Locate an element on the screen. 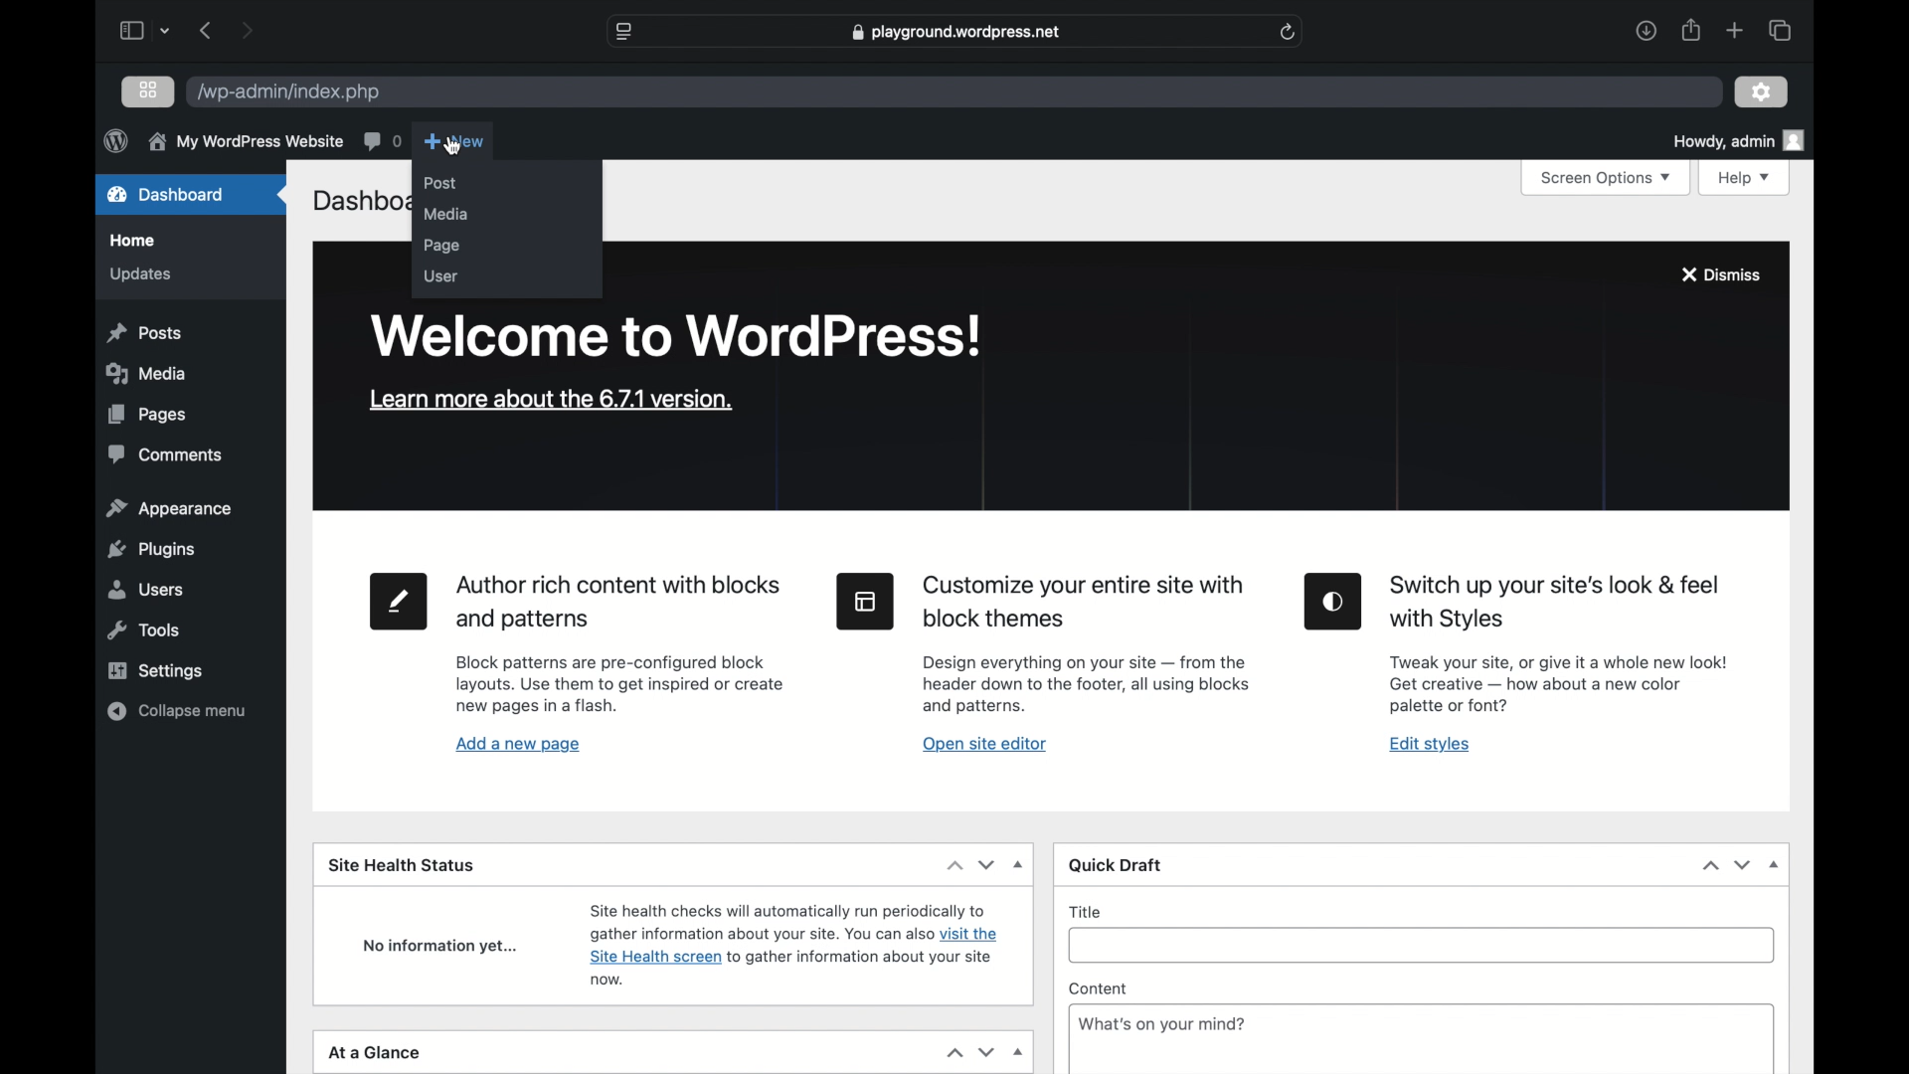  content is located at coordinates (1099, 989).